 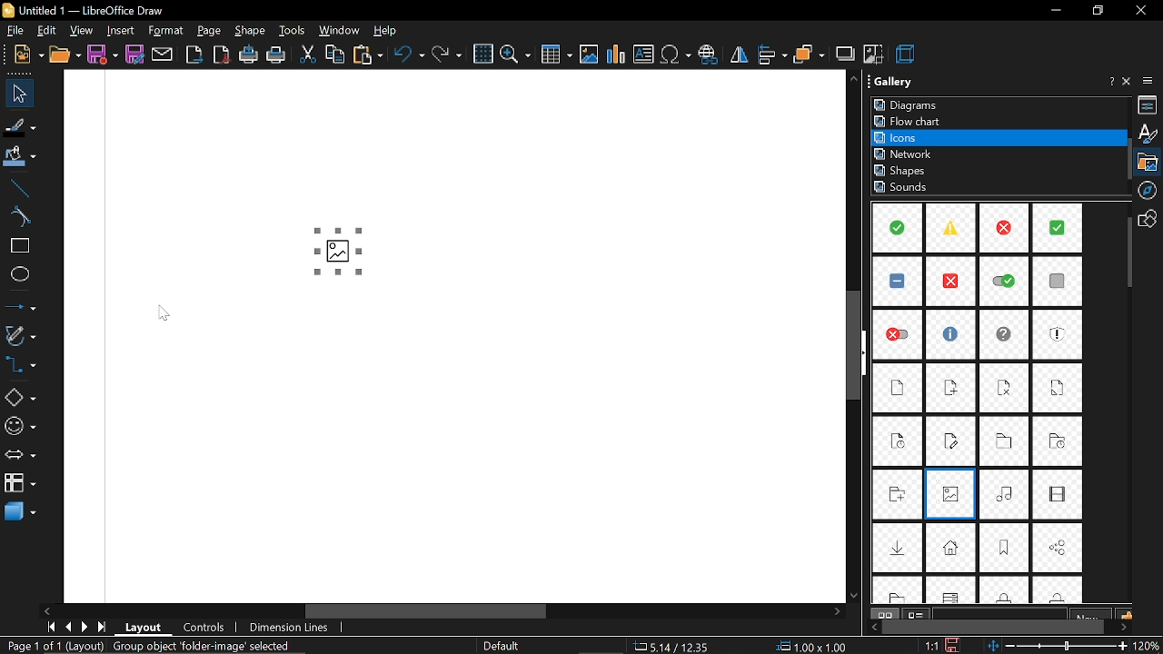 I want to click on open, so click(x=65, y=54).